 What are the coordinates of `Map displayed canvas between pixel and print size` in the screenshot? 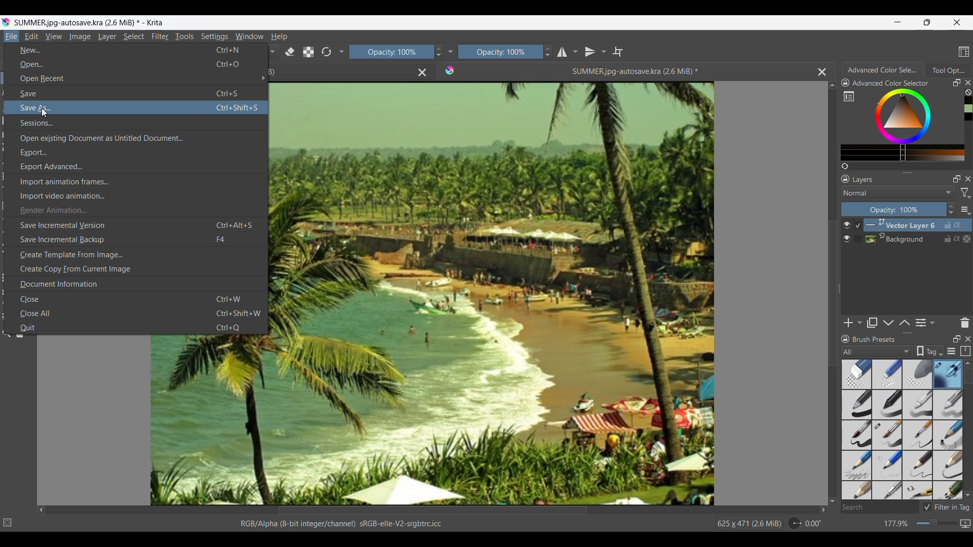 It's located at (965, 524).